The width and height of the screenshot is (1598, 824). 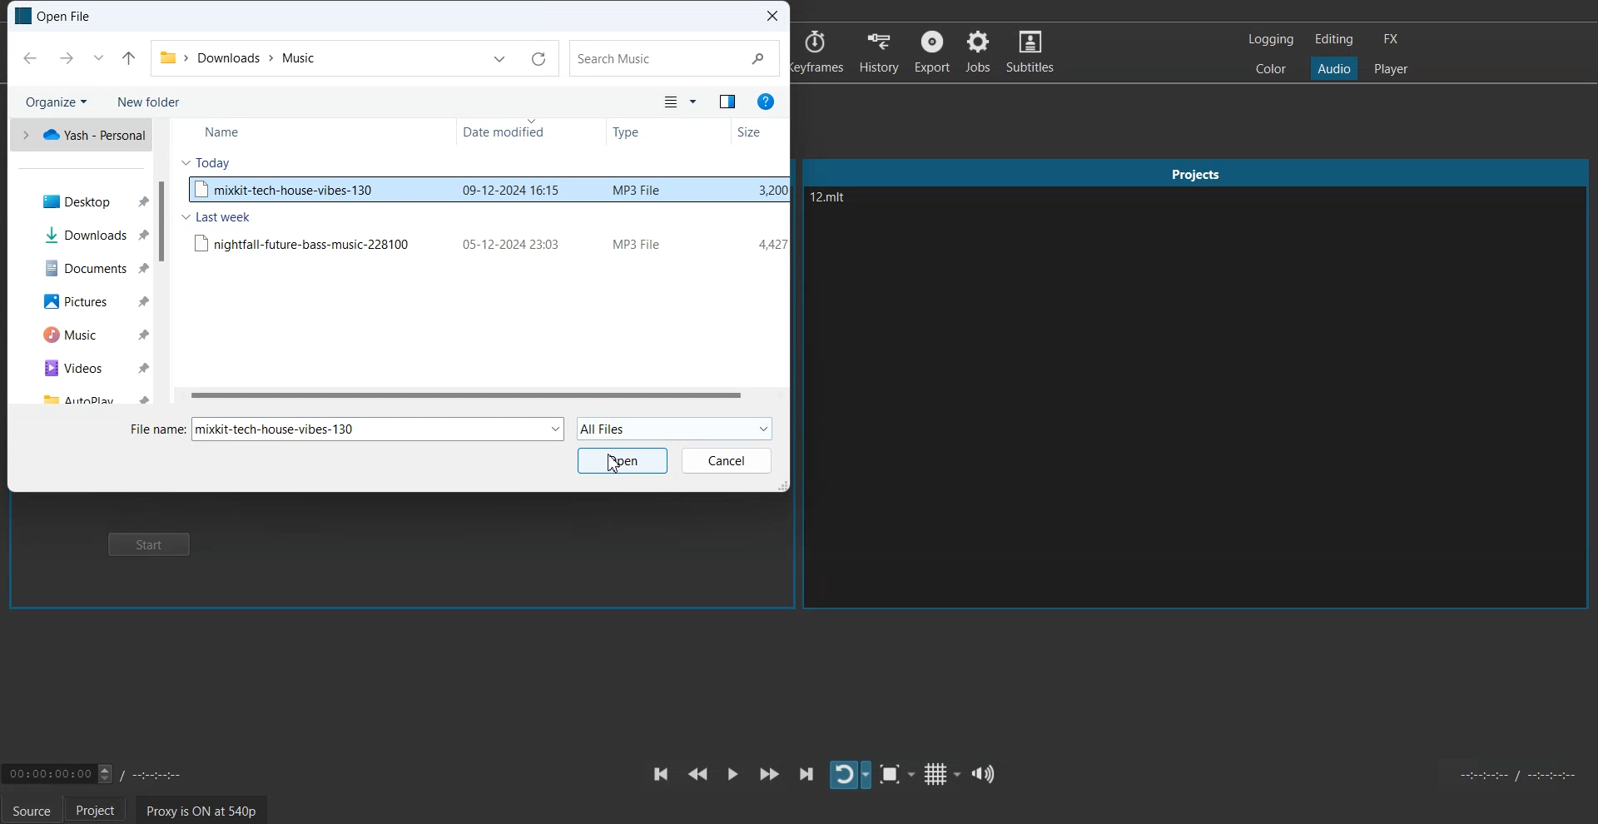 What do you see at coordinates (80, 300) in the screenshot?
I see `Pictures` at bounding box center [80, 300].